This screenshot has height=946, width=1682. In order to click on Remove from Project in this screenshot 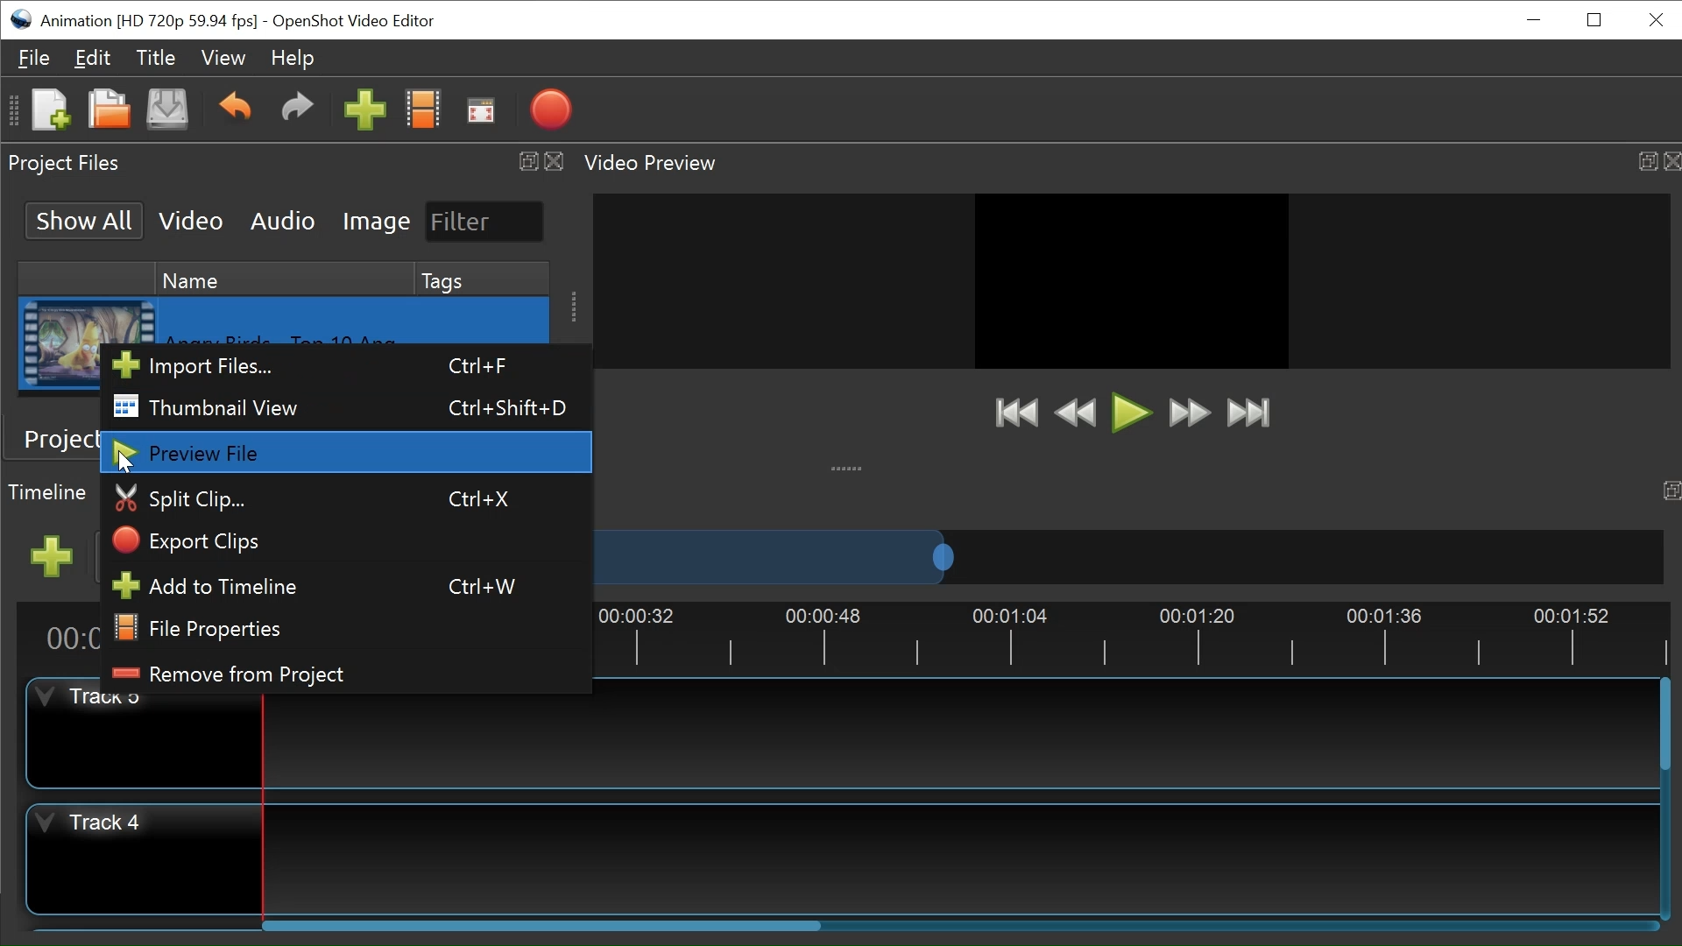, I will do `click(344, 675)`.